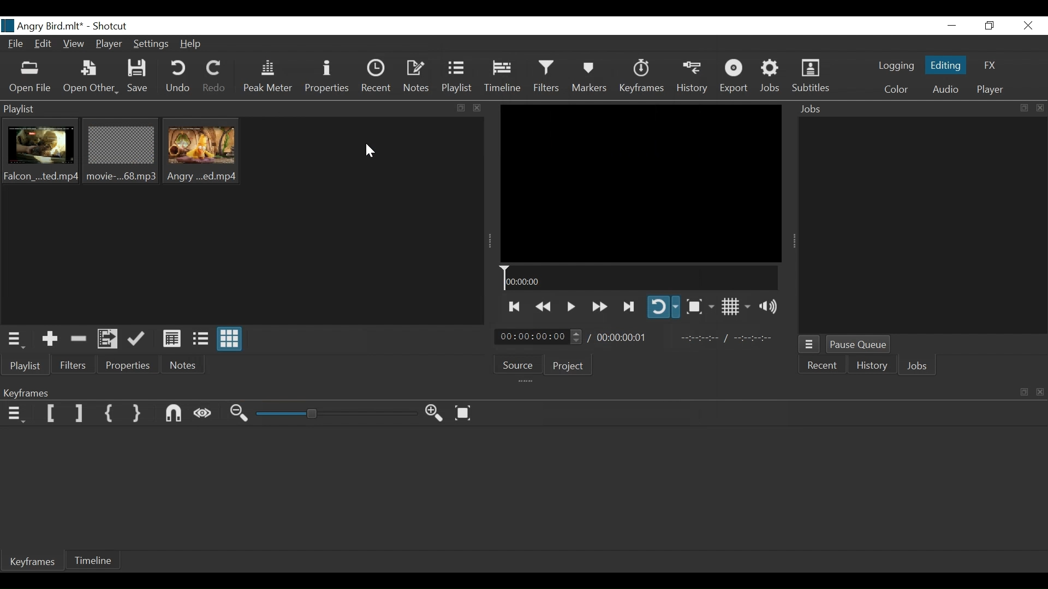 The width and height of the screenshot is (1048, 589). Describe the element at coordinates (700, 307) in the screenshot. I see `Toggle Zoom` at that location.